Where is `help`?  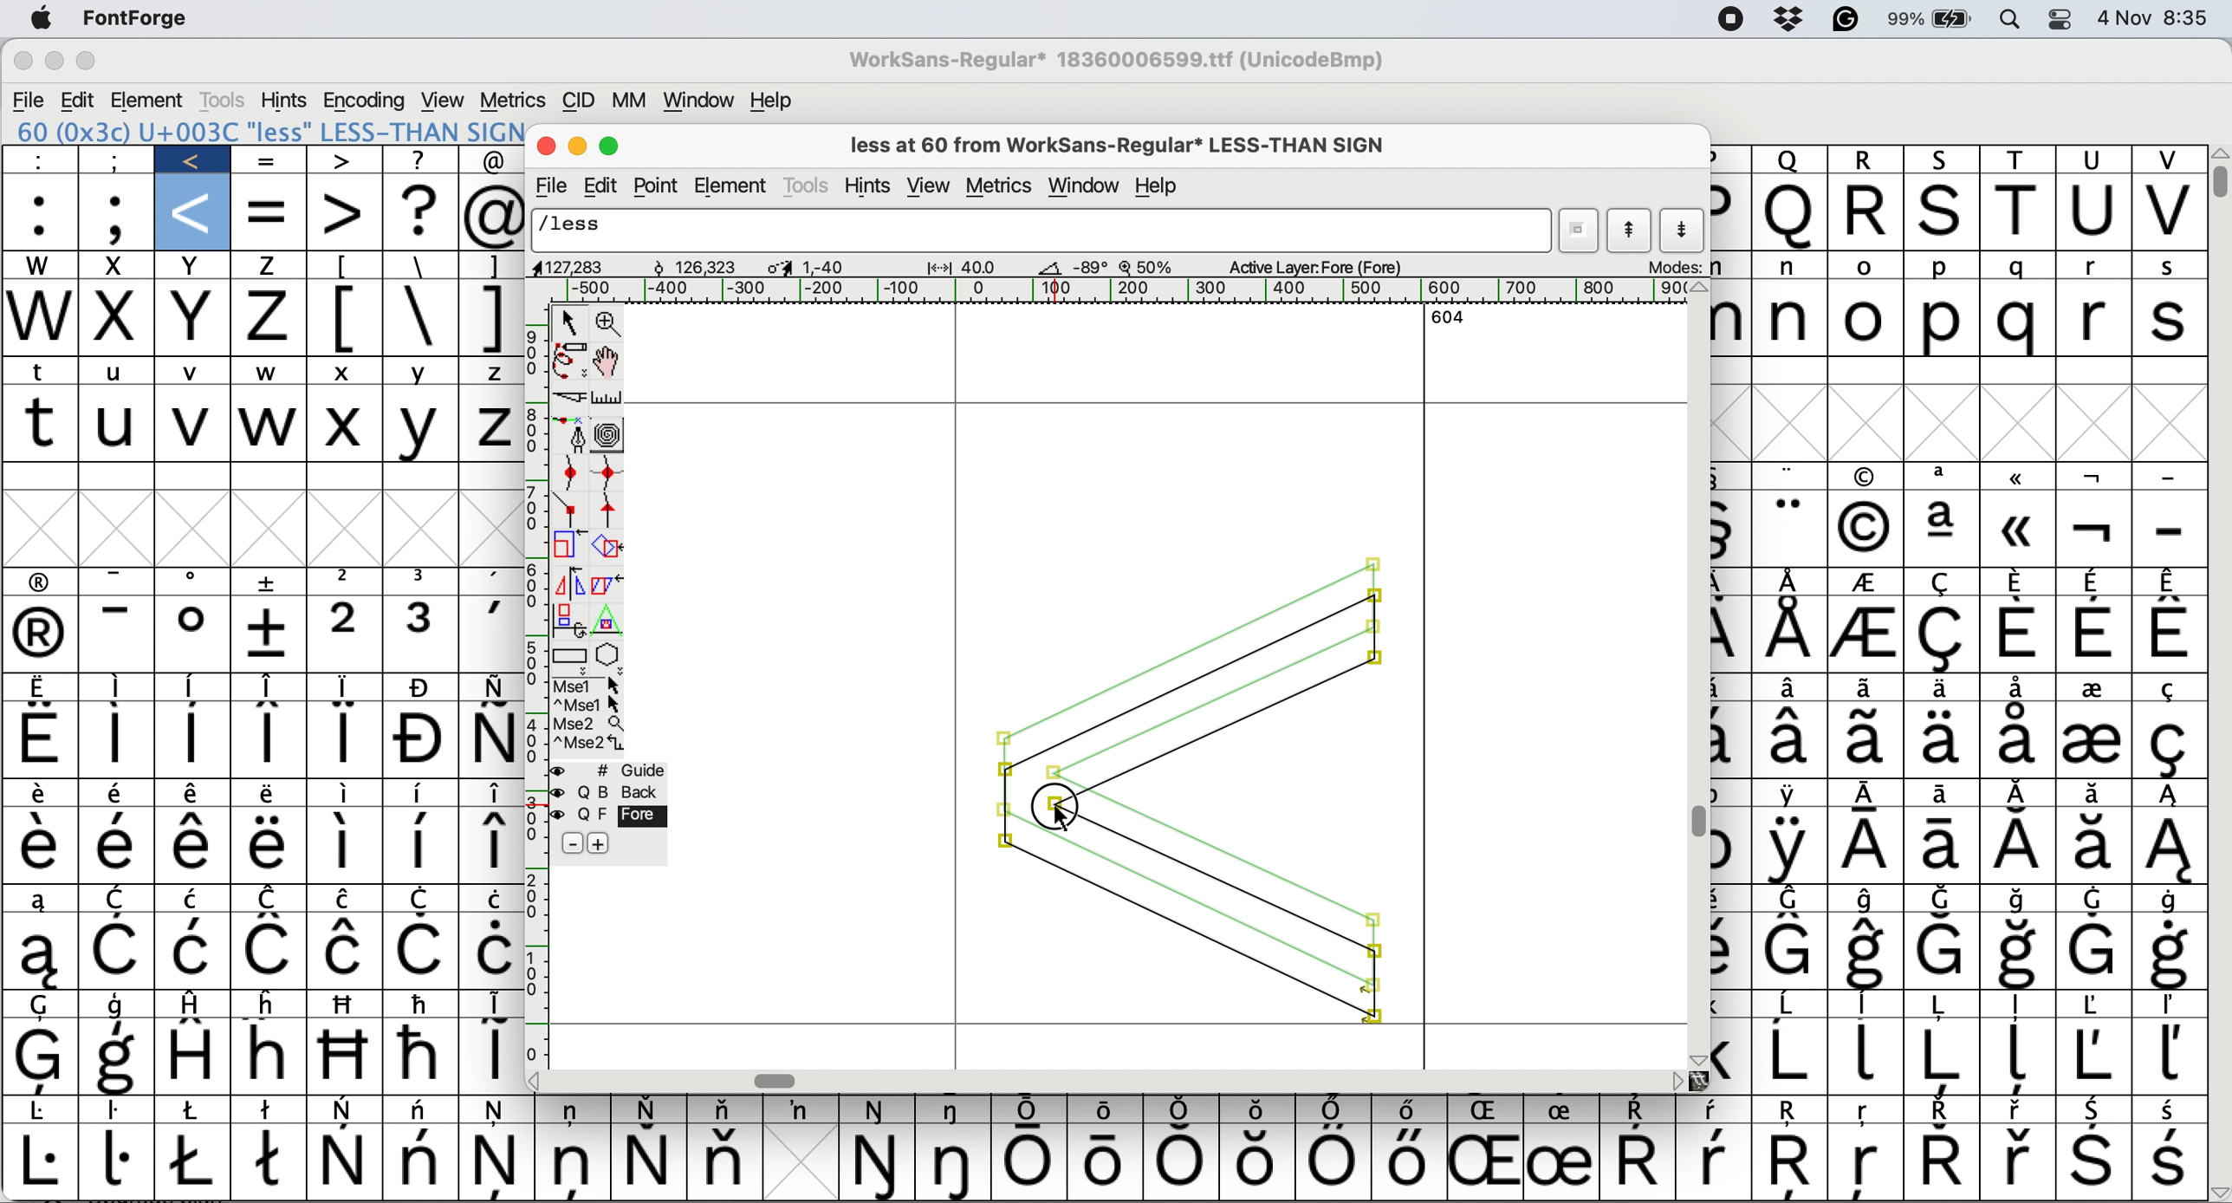 help is located at coordinates (771, 98).